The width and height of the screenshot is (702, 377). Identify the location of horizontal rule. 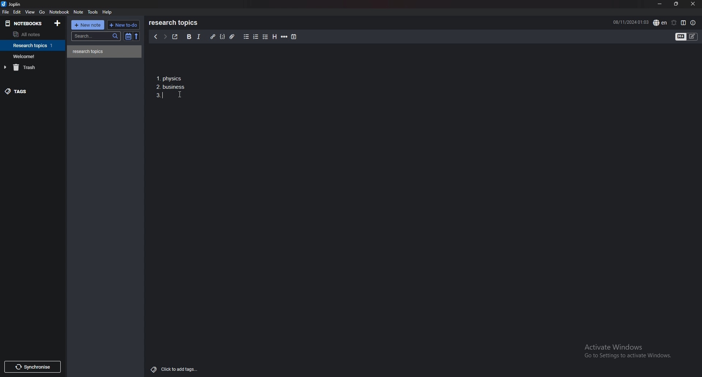
(285, 37).